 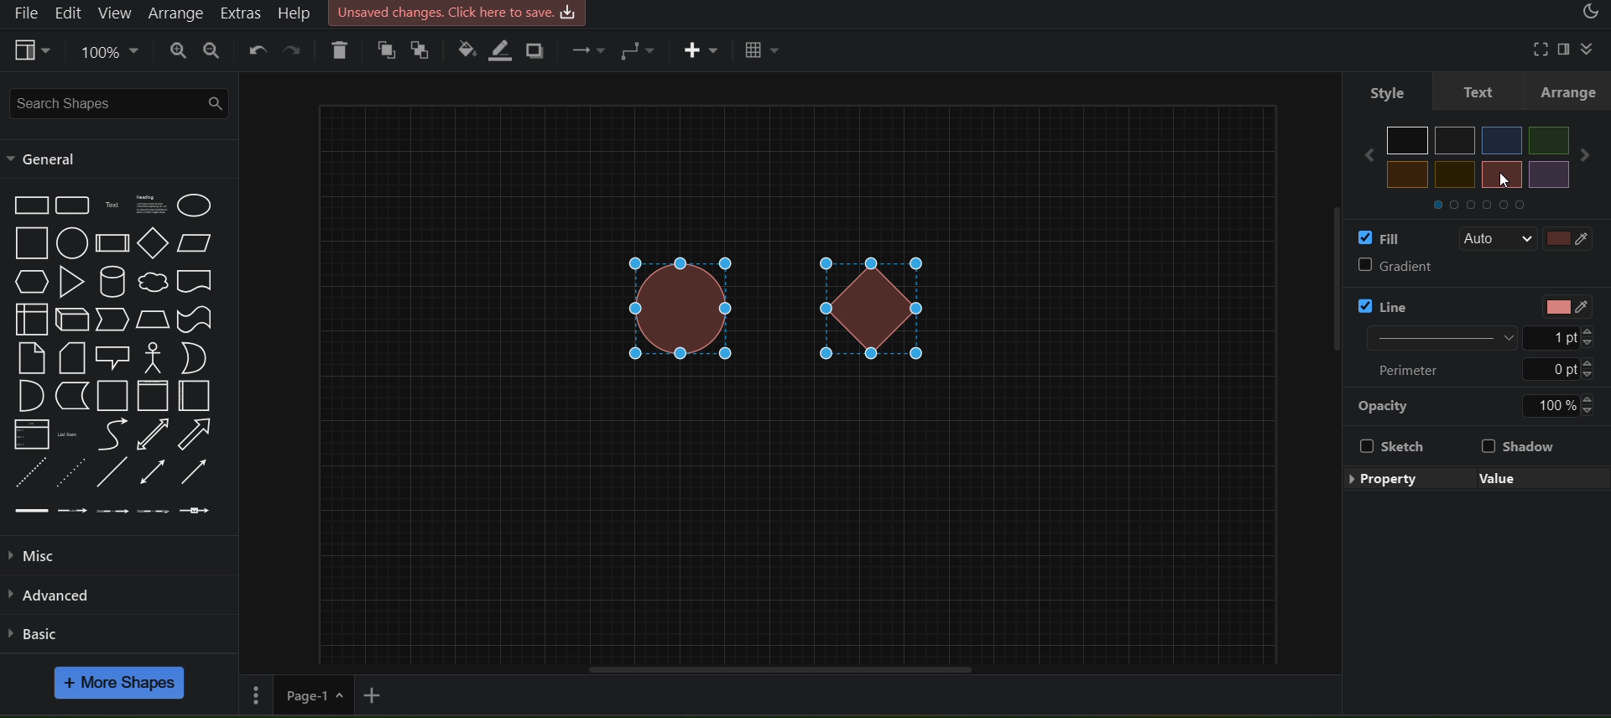 What do you see at coordinates (341, 51) in the screenshot?
I see `delete` at bounding box center [341, 51].